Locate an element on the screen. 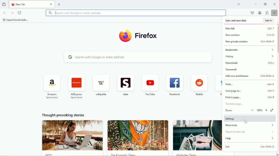  sync and save data is located at coordinates (249, 21).